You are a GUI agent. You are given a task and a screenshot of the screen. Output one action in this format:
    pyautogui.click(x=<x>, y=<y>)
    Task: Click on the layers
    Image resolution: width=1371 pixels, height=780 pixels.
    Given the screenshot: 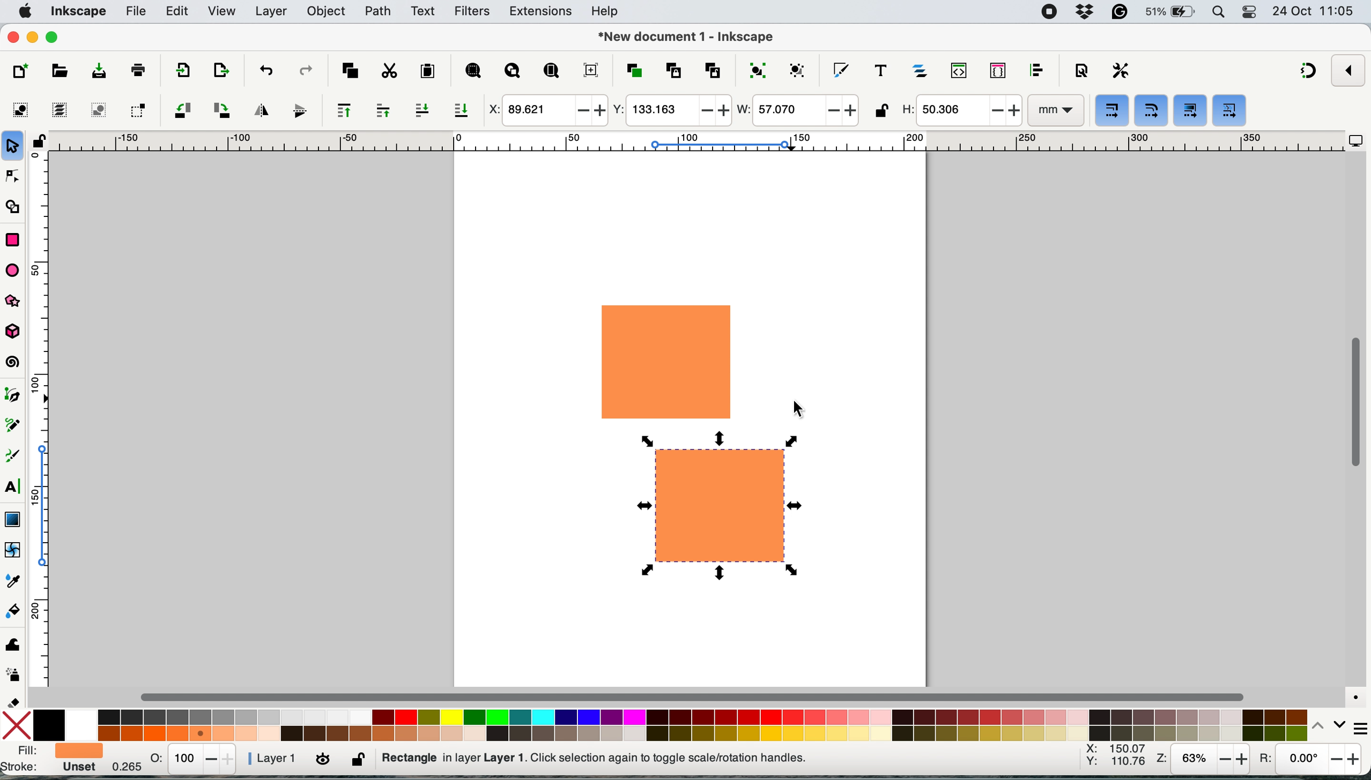 What is the action you would take?
    pyautogui.click(x=271, y=11)
    